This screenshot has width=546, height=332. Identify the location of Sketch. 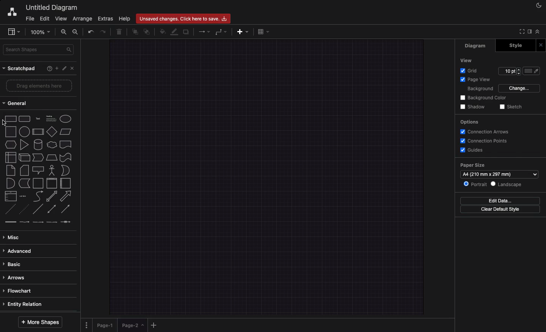
(511, 107).